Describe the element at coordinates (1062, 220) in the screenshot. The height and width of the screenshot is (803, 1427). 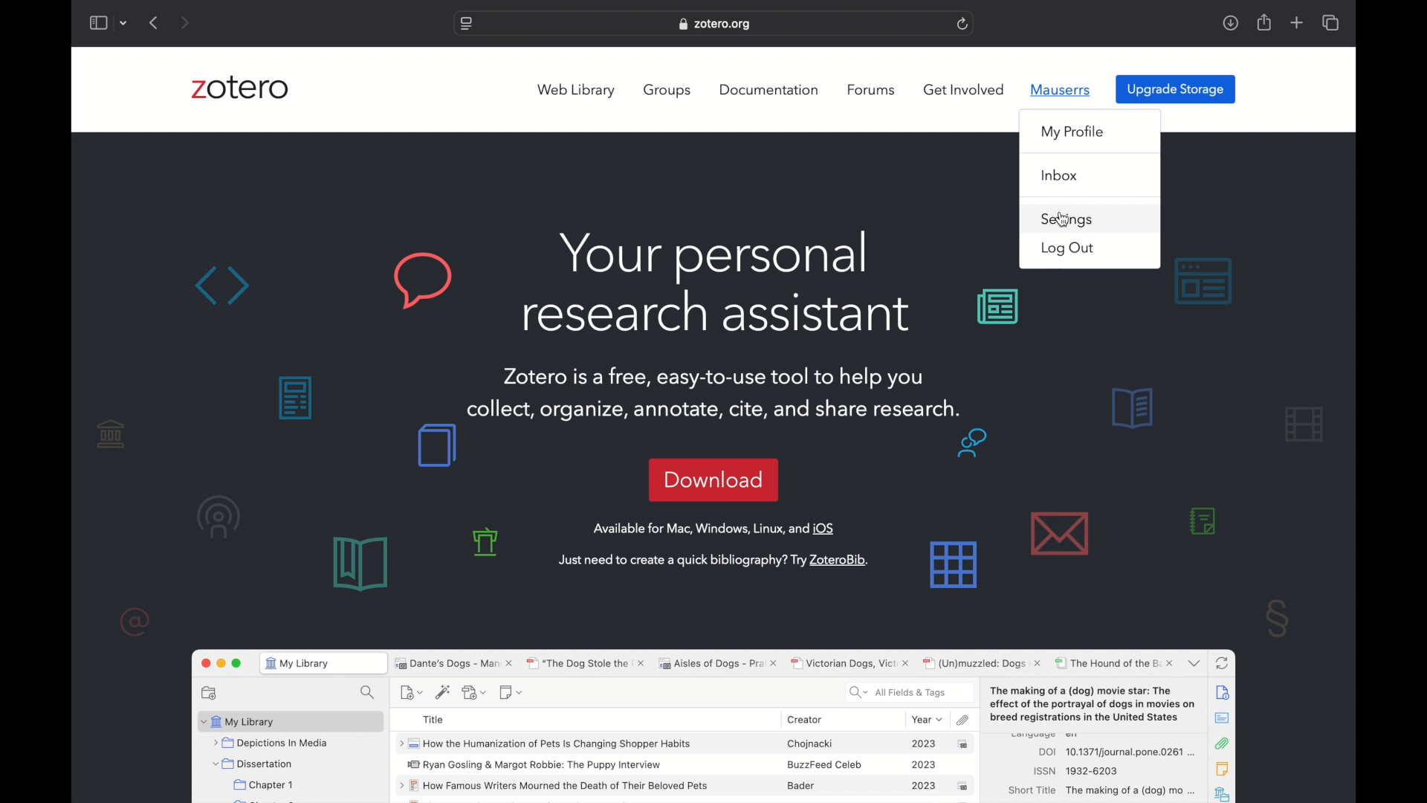
I see `cursor` at that location.